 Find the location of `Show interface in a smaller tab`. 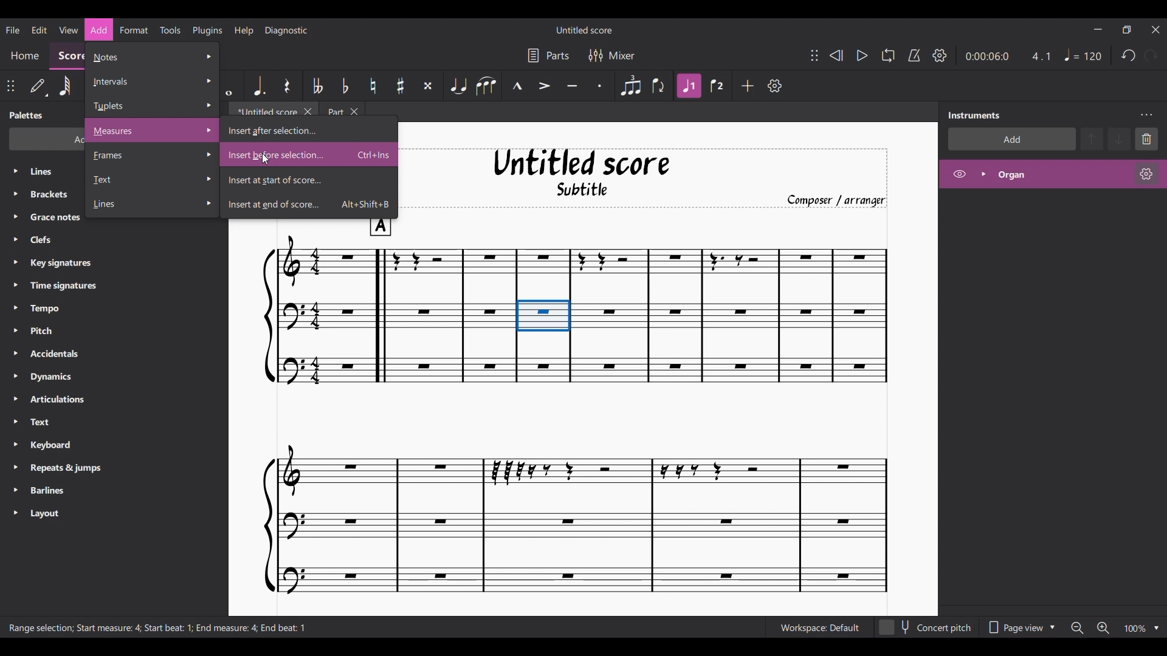

Show interface in a smaller tab is located at coordinates (1126, 29).